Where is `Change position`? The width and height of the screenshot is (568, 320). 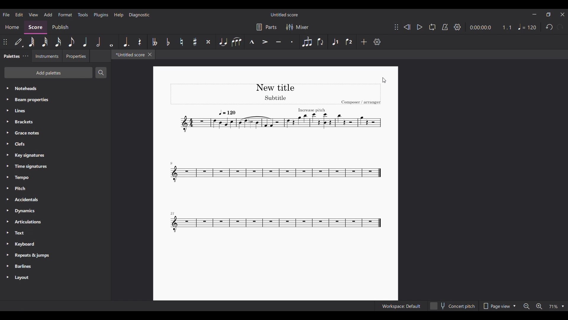 Change position is located at coordinates (5, 42).